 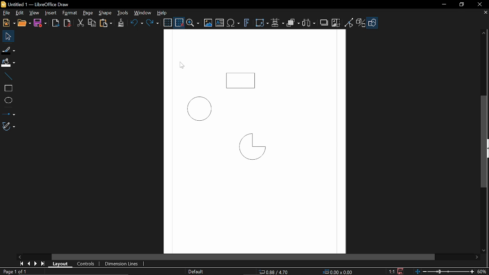 What do you see at coordinates (245, 24) in the screenshot?
I see `Insert fontwork` at bounding box center [245, 24].